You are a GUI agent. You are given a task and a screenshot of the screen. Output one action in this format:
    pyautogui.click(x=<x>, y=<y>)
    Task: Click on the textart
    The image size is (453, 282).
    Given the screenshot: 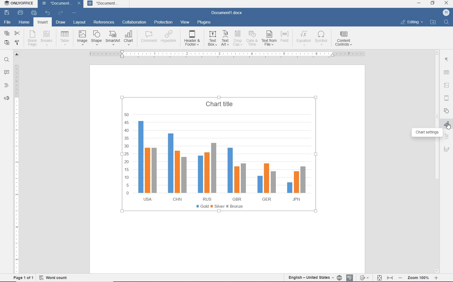 What is the action you would take?
    pyautogui.click(x=447, y=136)
    